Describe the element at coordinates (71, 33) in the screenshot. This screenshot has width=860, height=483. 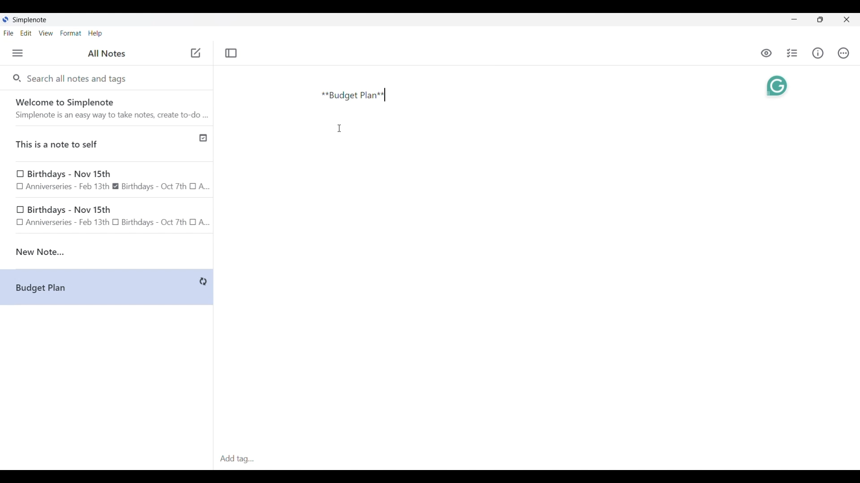
I see `Format menu` at that location.